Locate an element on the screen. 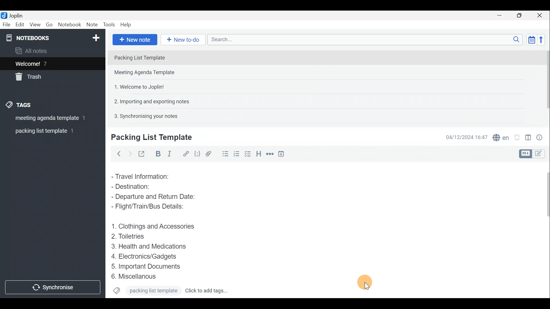 Image resolution: width=550 pixels, height=309 pixels. Synchronise is located at coordinates (53, 287).